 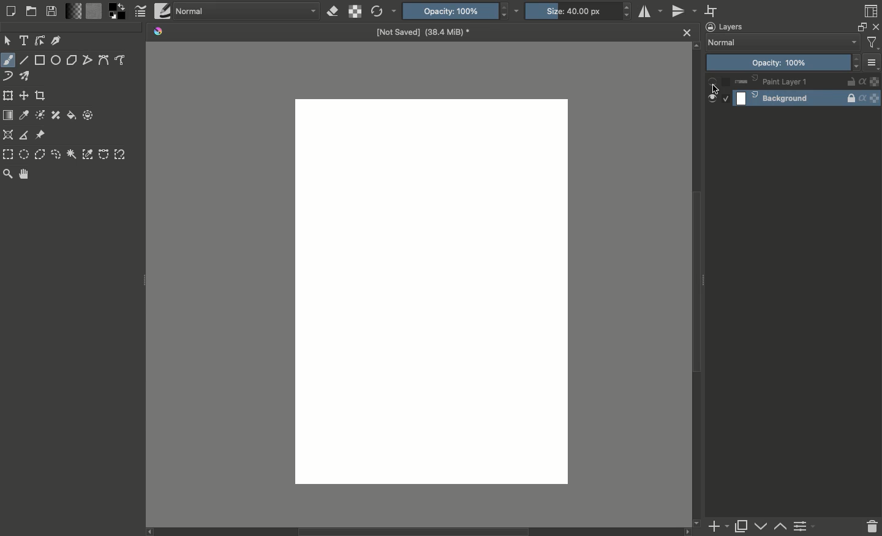 What do you see at coordinates (382, 12) in the screenshot?
I see `Reload original preset` at bounding box center [382, 12].